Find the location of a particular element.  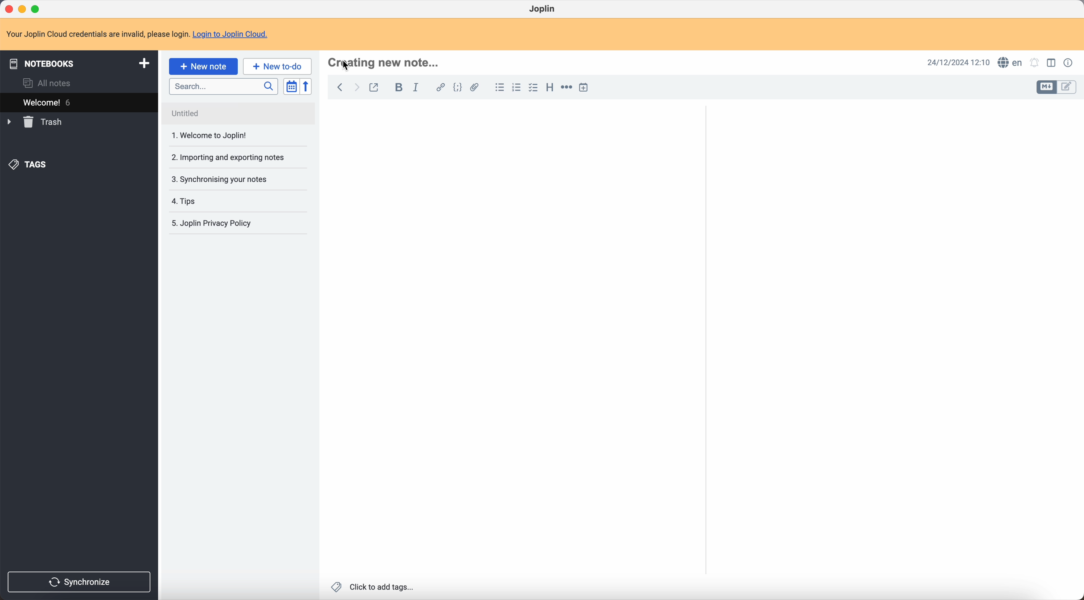

all notes is located at coordinates (50, 83).